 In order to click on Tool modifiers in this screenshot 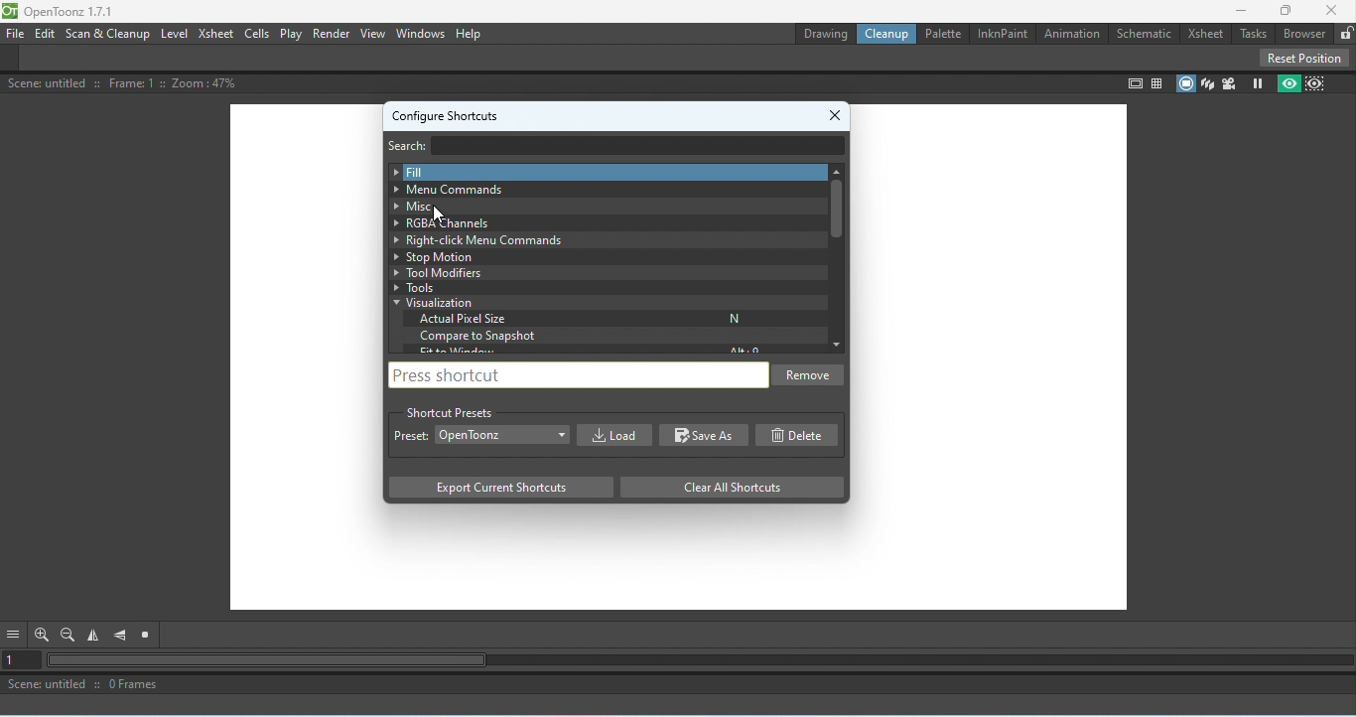, I will do `click(607, 274)`.